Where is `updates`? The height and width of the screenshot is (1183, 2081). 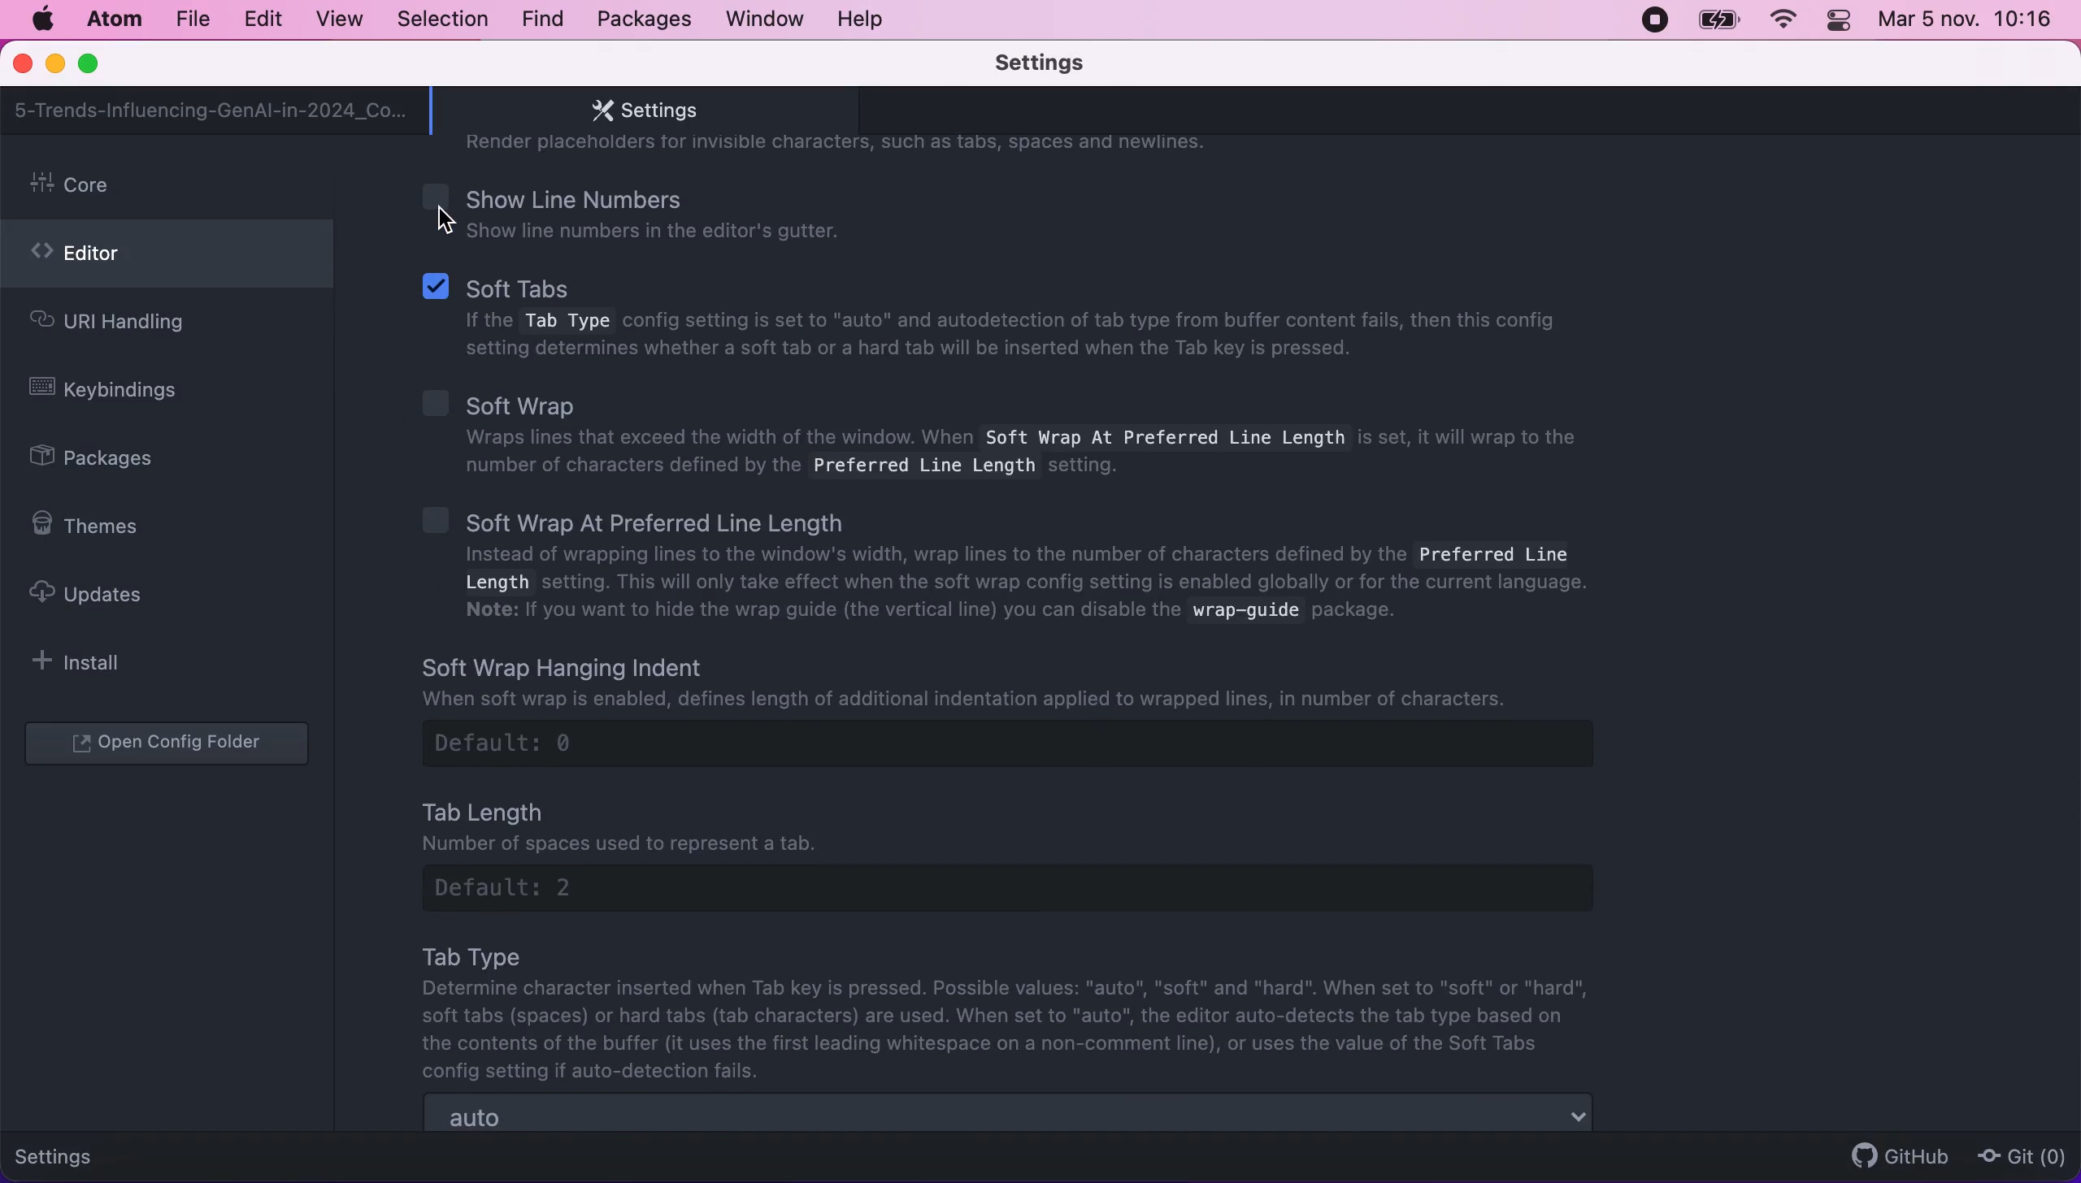 updates is located at coordinates (102, 593).